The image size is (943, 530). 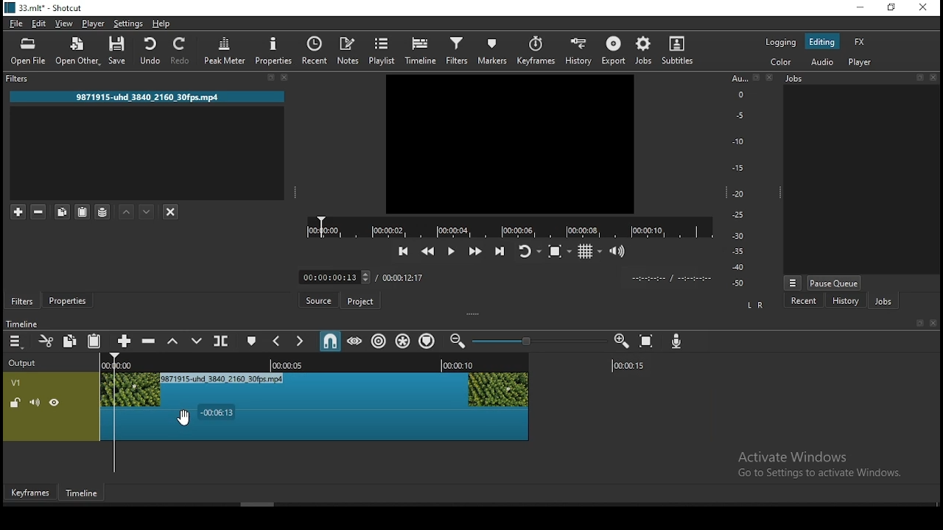 What do you see at coordinates (379, 50) in the screenshot?
I see `playlist` at bounding box center [379, 50].